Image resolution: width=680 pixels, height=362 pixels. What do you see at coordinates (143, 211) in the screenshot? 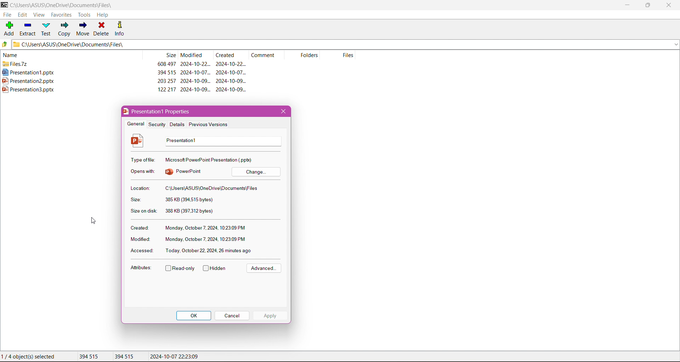
I see `Size on disk:` at bounding box center [143, 211].